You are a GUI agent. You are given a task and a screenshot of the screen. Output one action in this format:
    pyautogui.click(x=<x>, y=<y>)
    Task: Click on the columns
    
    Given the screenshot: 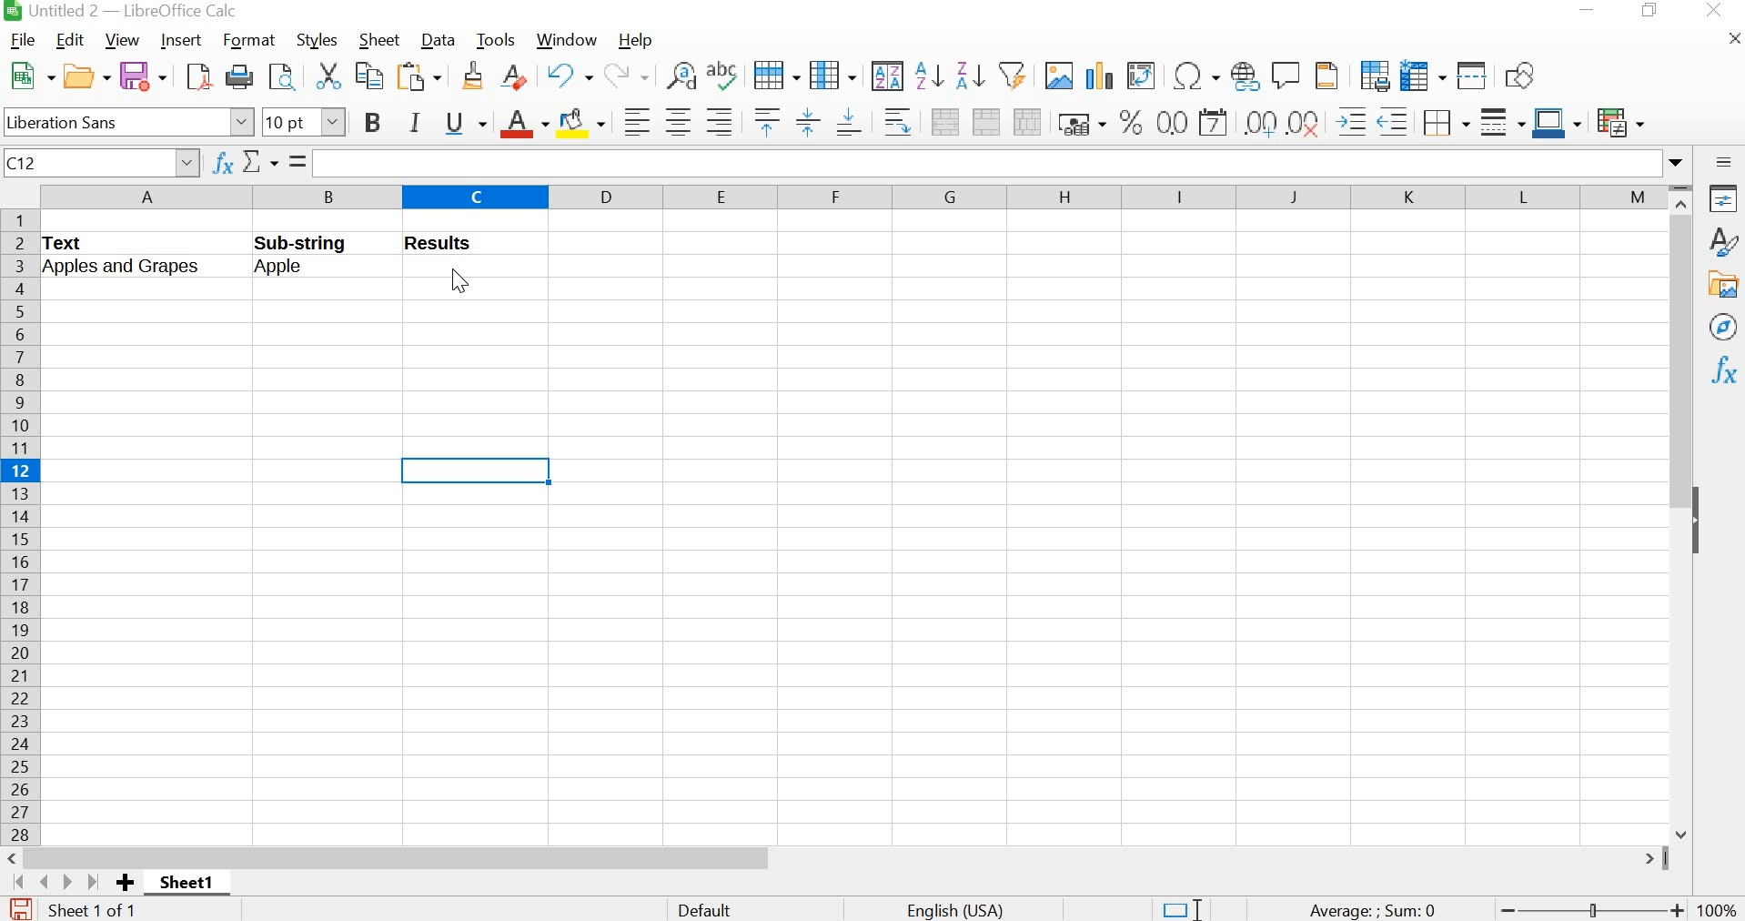 What is the action you would take?
    pyautogui.click(x=849, y=196)
    